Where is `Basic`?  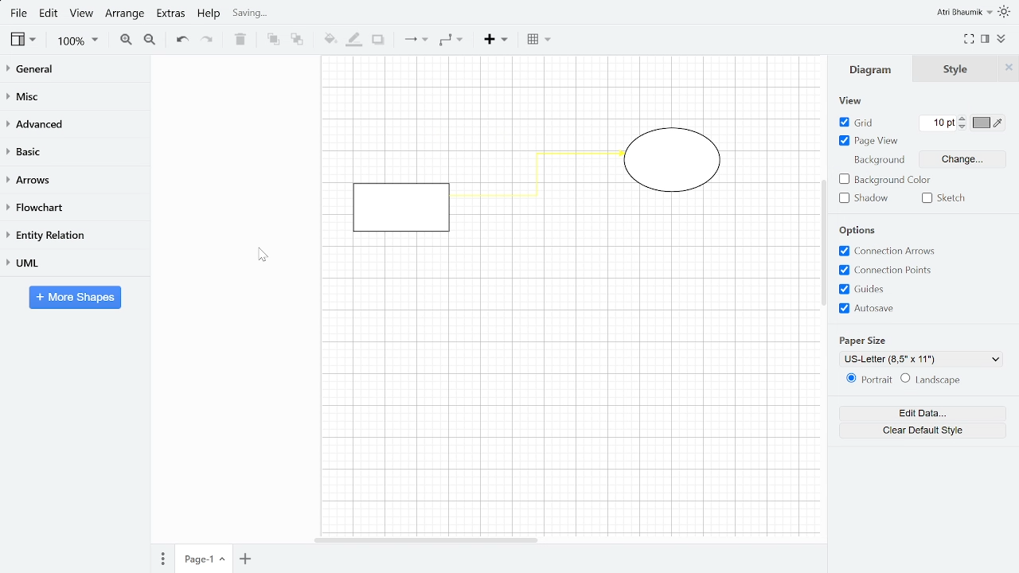 Basic is located at coordinates (74, 150).